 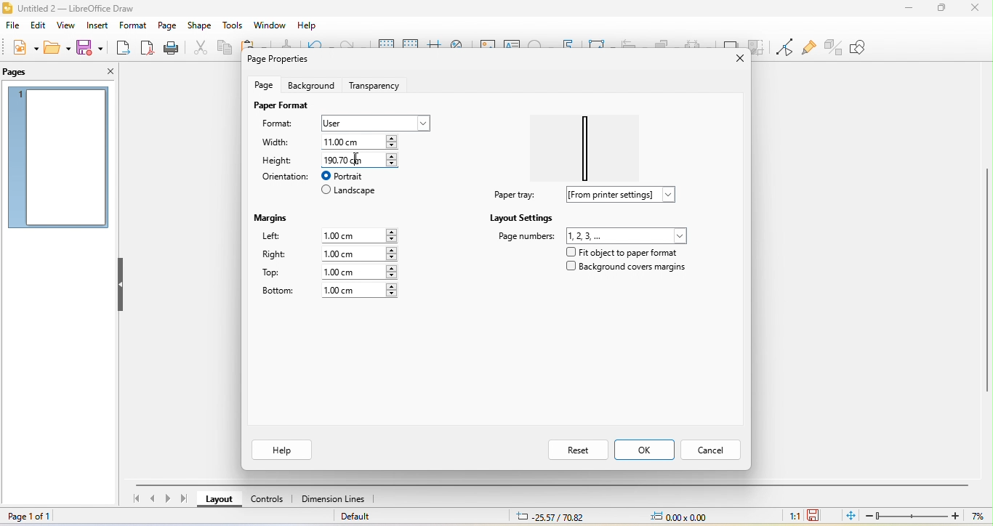 I want to click on 1:1, so click(x=792, y=515).